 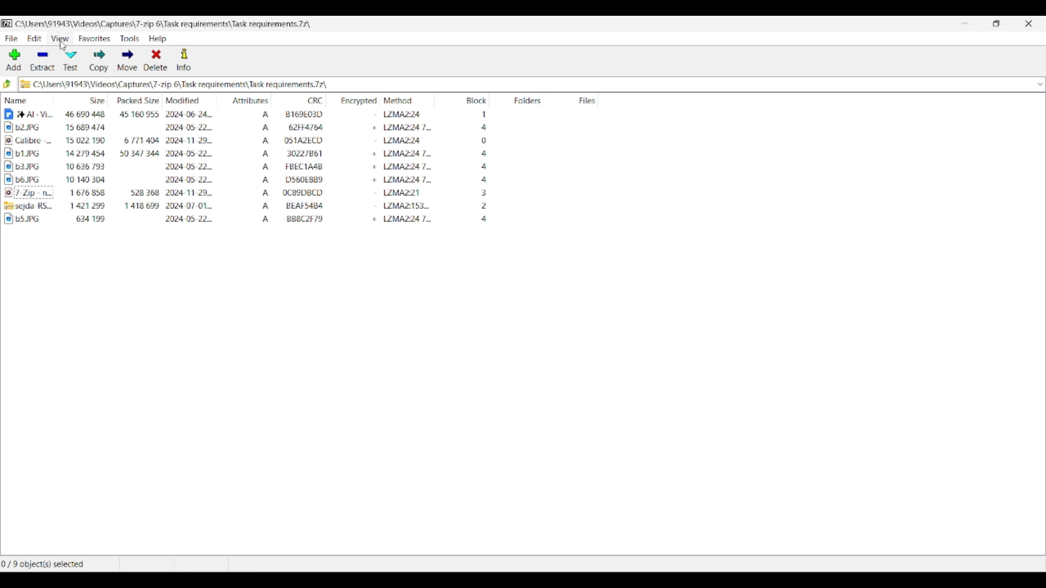 I want to click on Block column, so click(x=468, y=100).